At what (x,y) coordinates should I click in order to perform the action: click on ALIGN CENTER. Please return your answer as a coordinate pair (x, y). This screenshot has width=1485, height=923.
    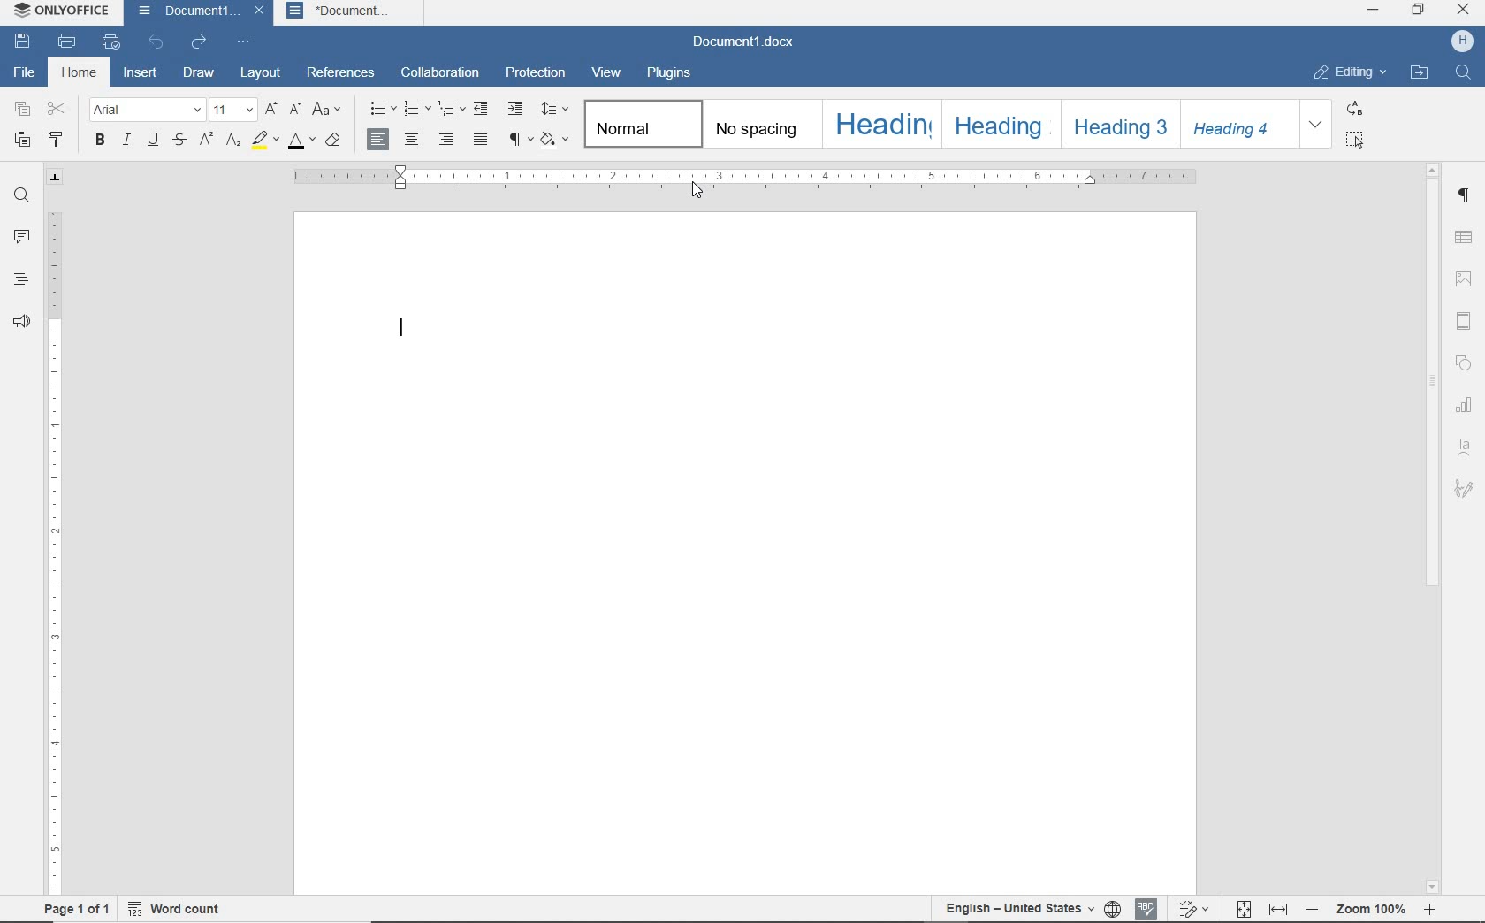
    Looking at the image, I should click on (411, 139).